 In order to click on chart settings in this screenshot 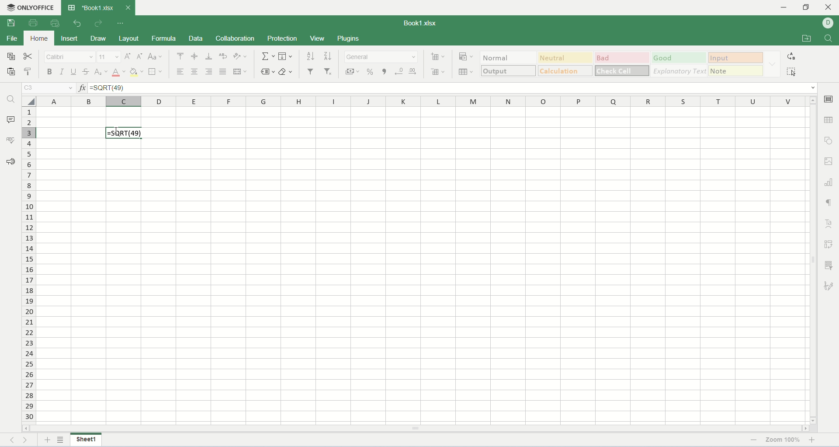, I will do `click(829, 184)`.